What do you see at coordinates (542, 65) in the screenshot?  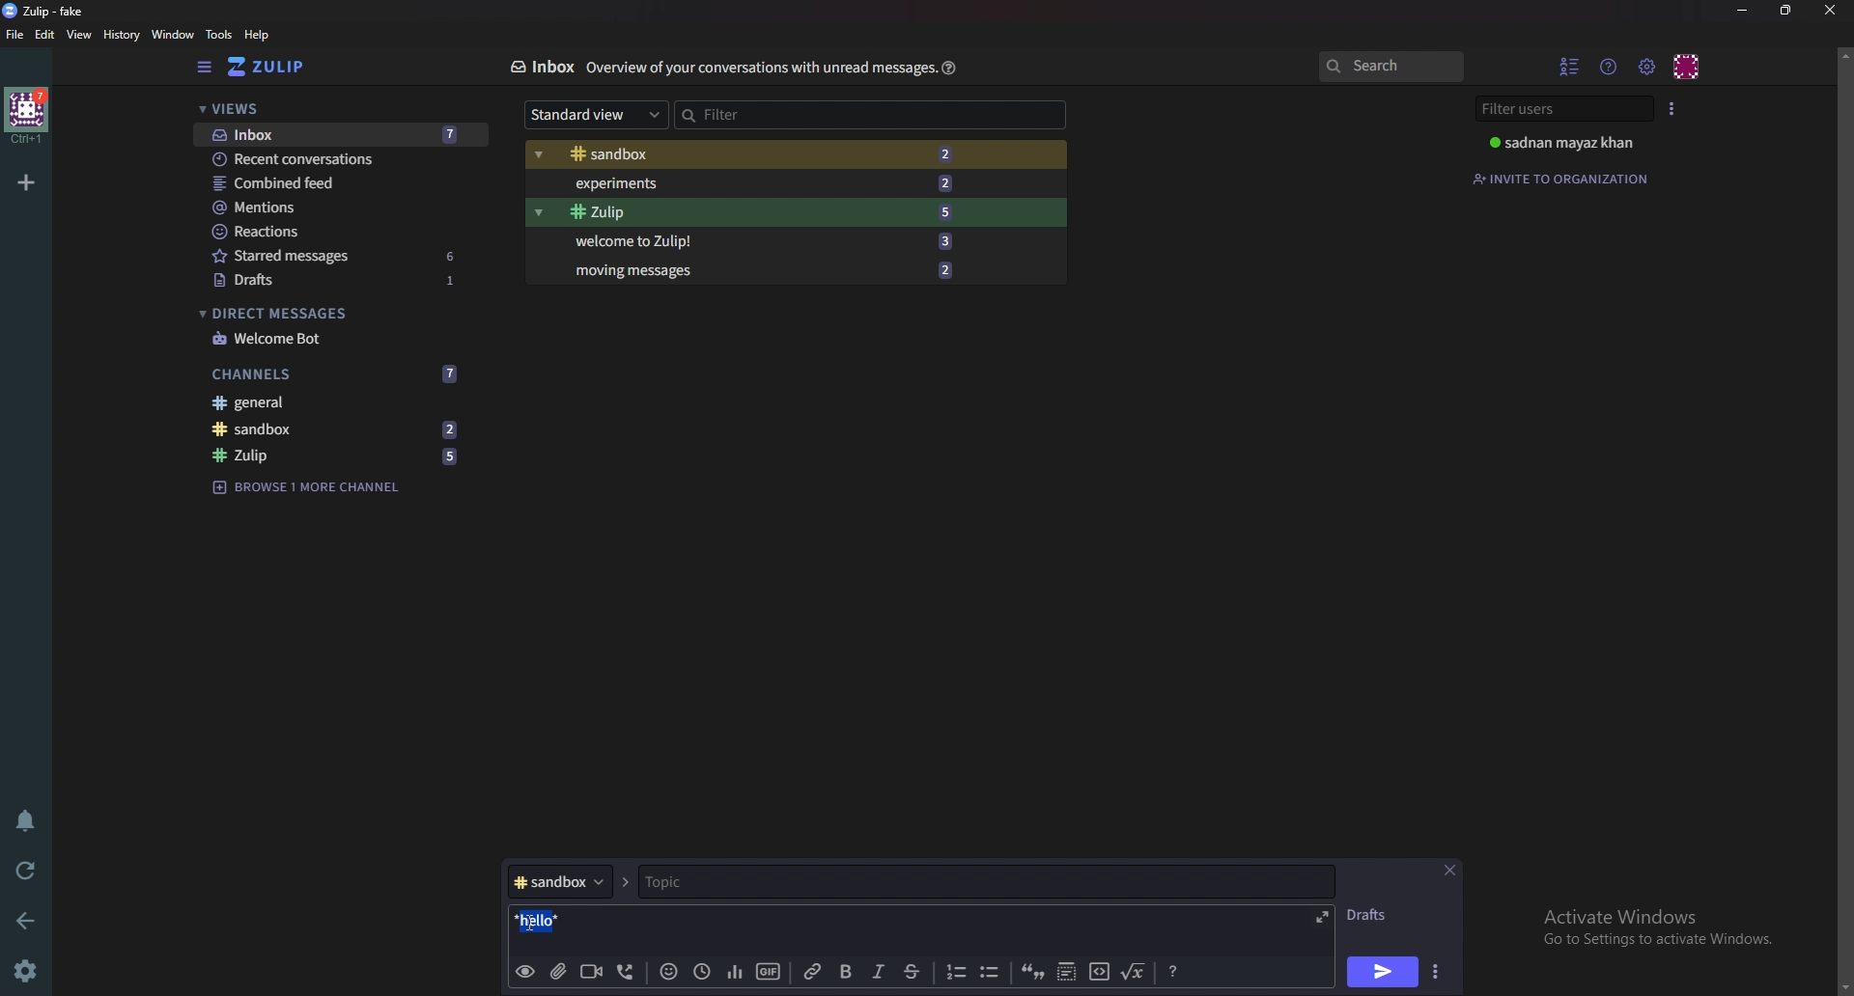 I see `Inbox` at bounding box center [542, 65].